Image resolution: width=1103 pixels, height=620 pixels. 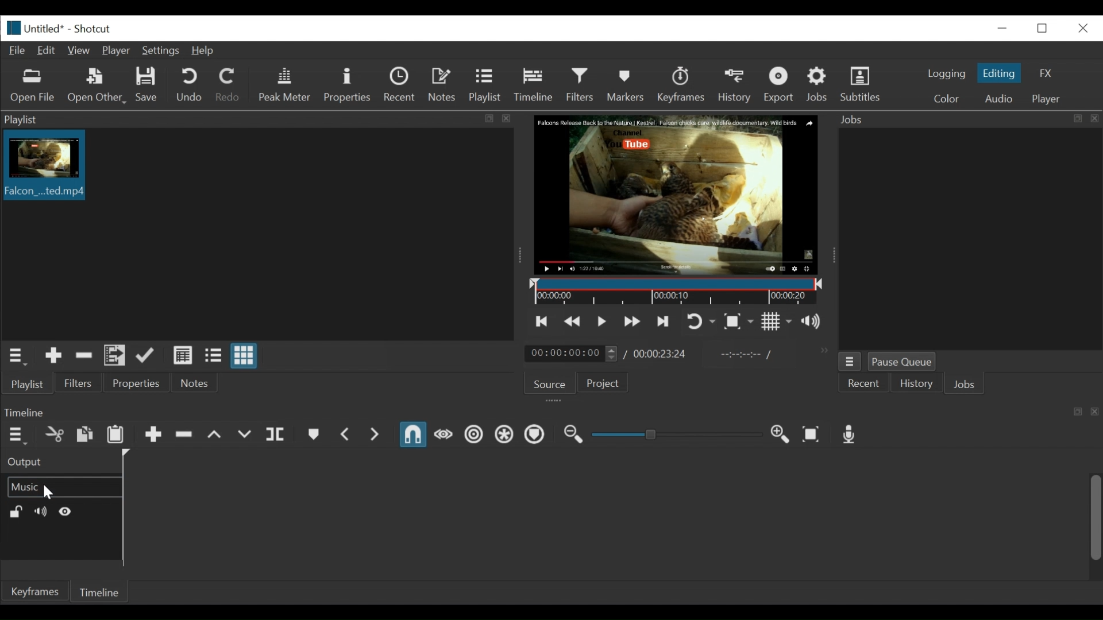 I want to click on Timeline, so click(x=96, y=592).